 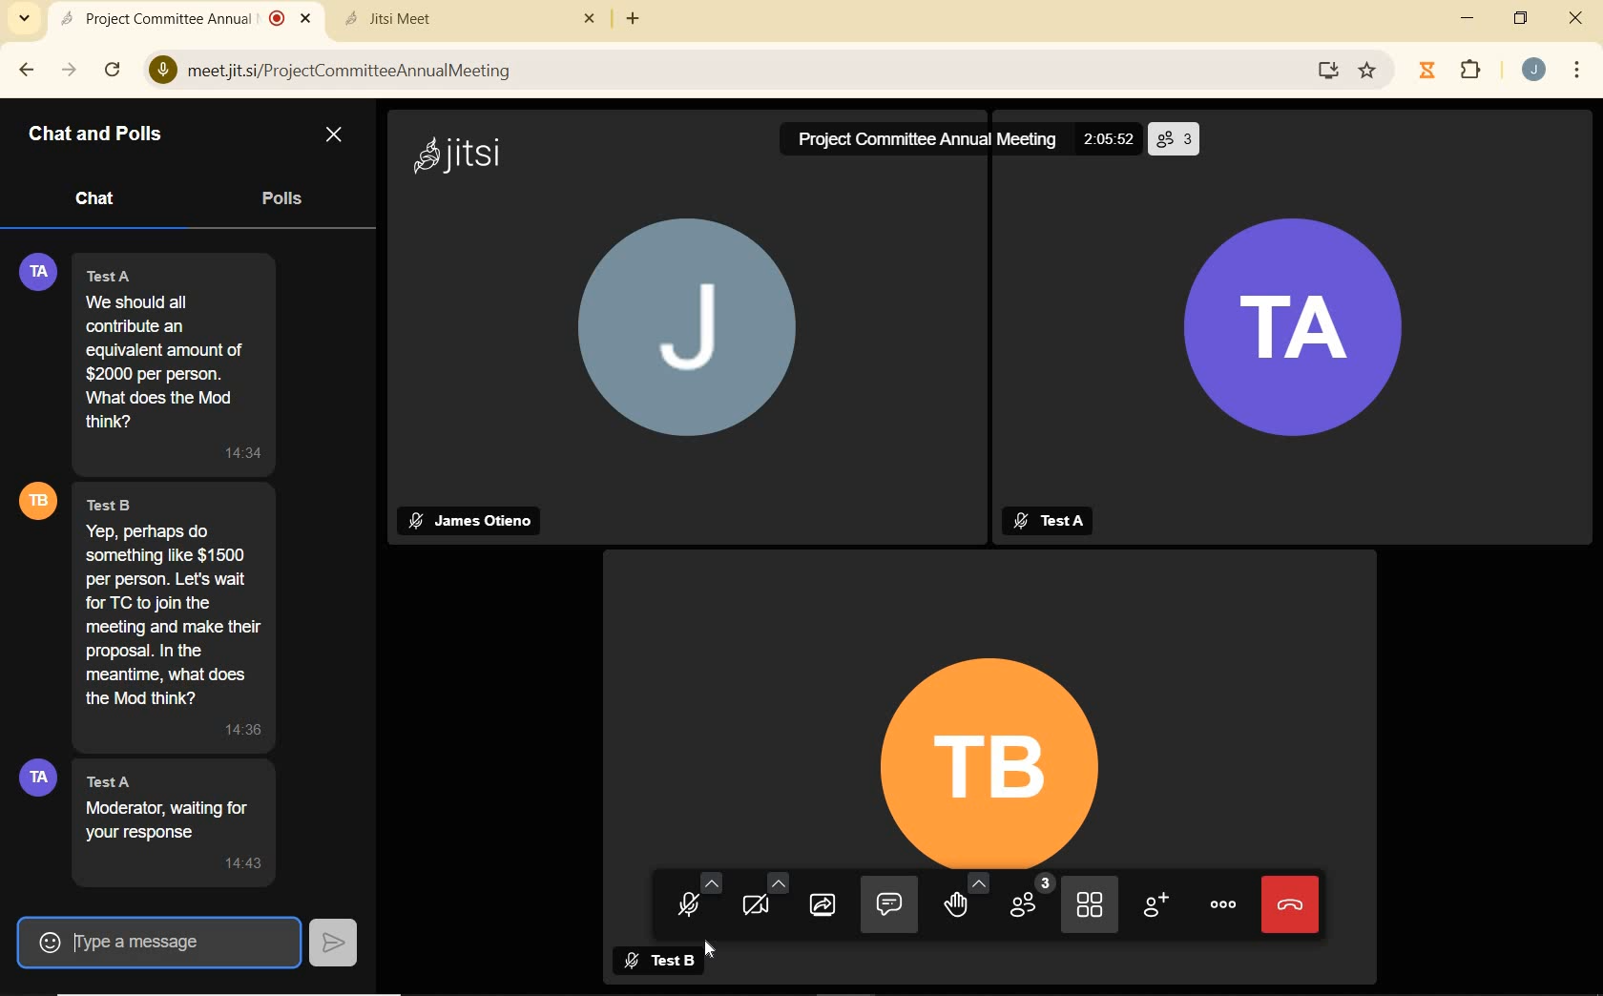 What do you see at coordinates (282, 200) in the screenshot?
I see `polls` at bounding box center [282, 200].